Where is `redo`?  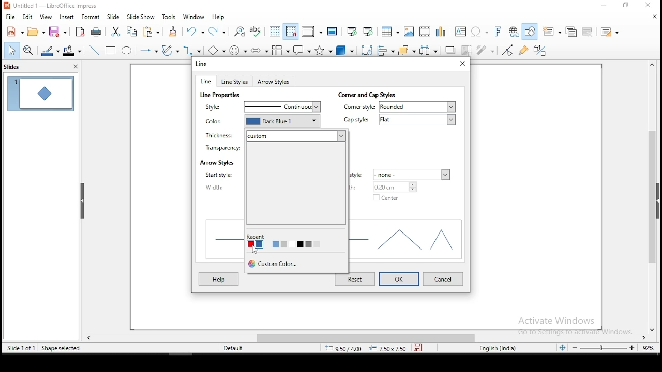
redo is located at coordinates (219, 30).